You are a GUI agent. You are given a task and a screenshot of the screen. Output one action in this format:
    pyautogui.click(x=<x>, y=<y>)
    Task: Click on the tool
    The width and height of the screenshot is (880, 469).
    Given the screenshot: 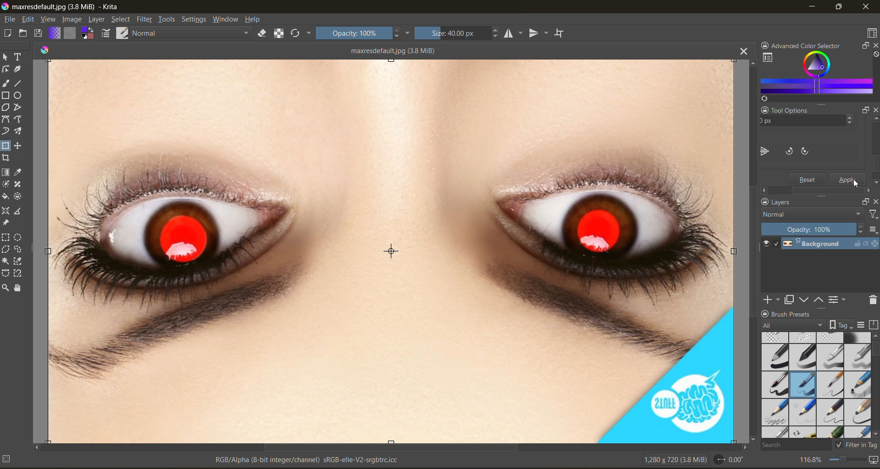 What is the action you would take?
    pyautogui.click(x=6, y=69)
    